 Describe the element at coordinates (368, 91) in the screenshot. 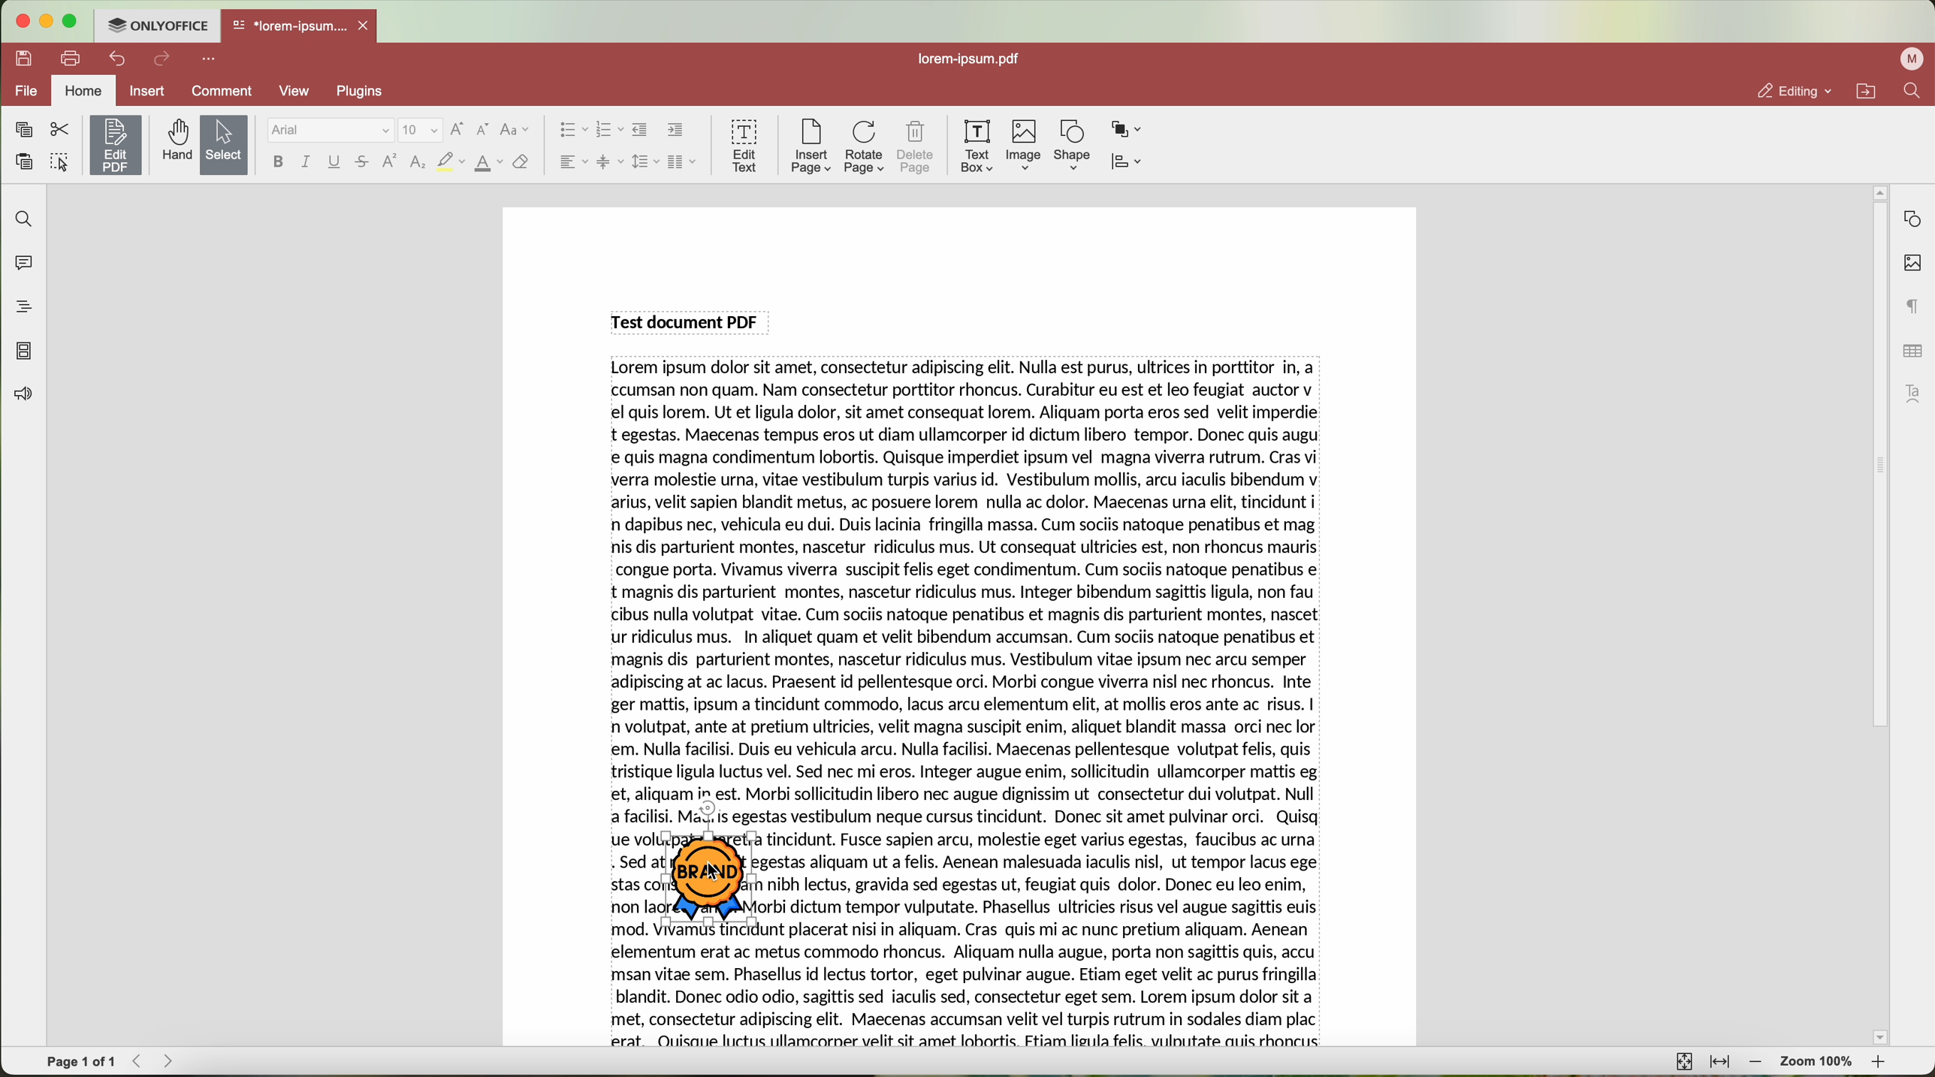

I see `plugins` at that location.